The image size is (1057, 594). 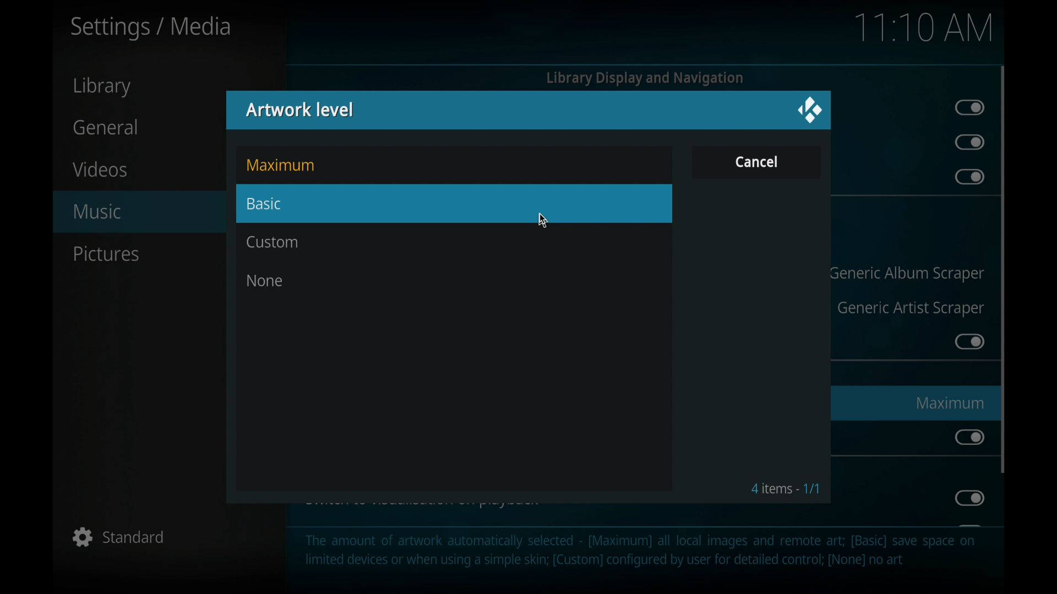 What do you see at coordinates (969, 437) in the screenshot?
I see `toggle button` at bounding box center [969, 437].